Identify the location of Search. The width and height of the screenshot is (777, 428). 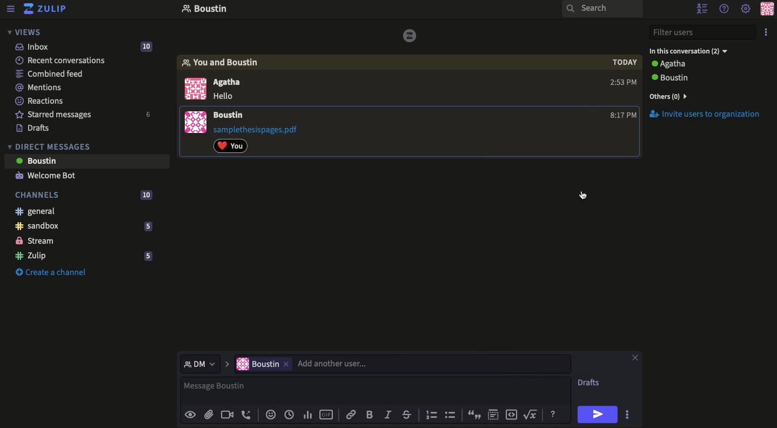
(602, 10).